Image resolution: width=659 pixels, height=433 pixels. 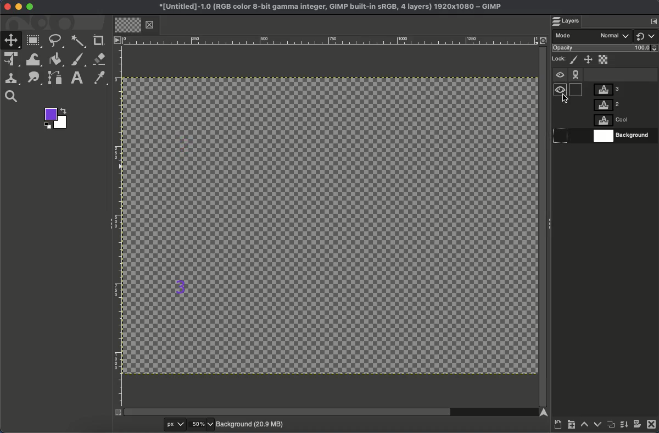 I want to click on Move tool, so click(x=12, y=40).